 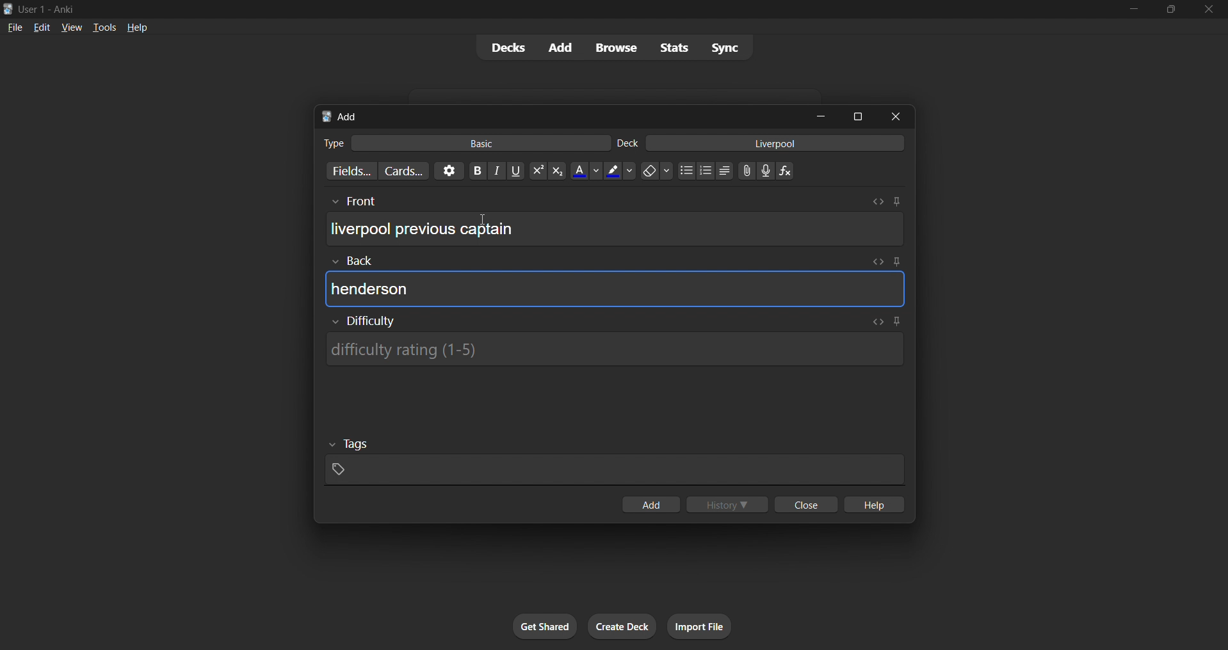 What do you see at coordinates (481, 220) in the screenshot?
I see `cursor` at bounding box center [481, 220].